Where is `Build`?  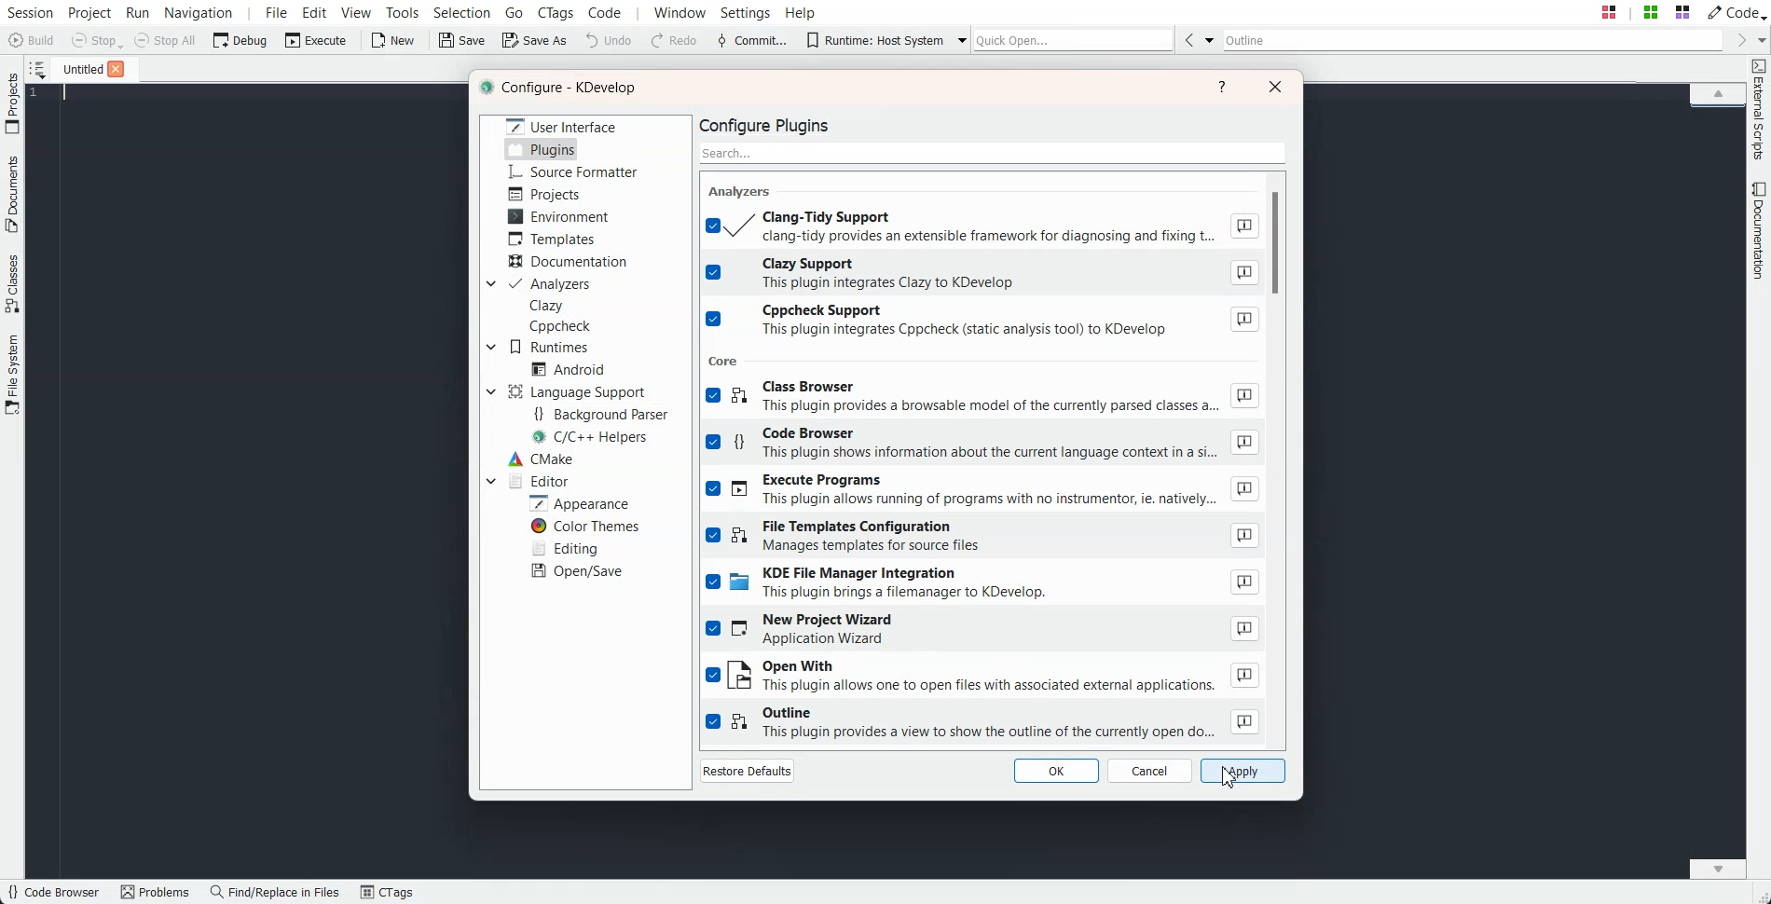
Build is located at coordinates (34, 42).